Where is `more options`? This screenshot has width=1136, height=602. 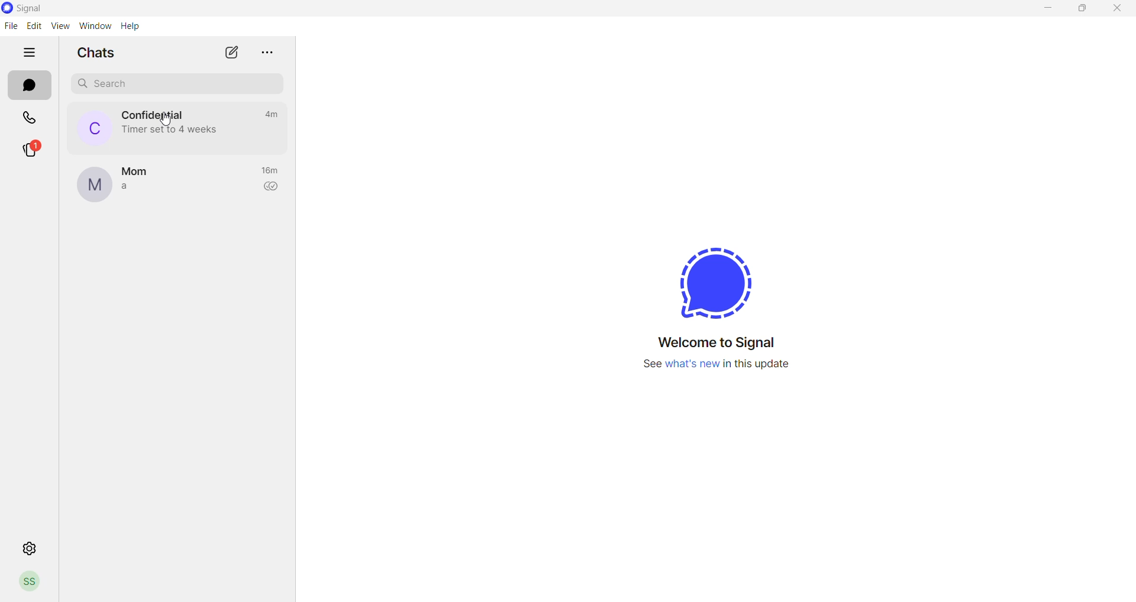 more options is located at coordinates (269, 51).